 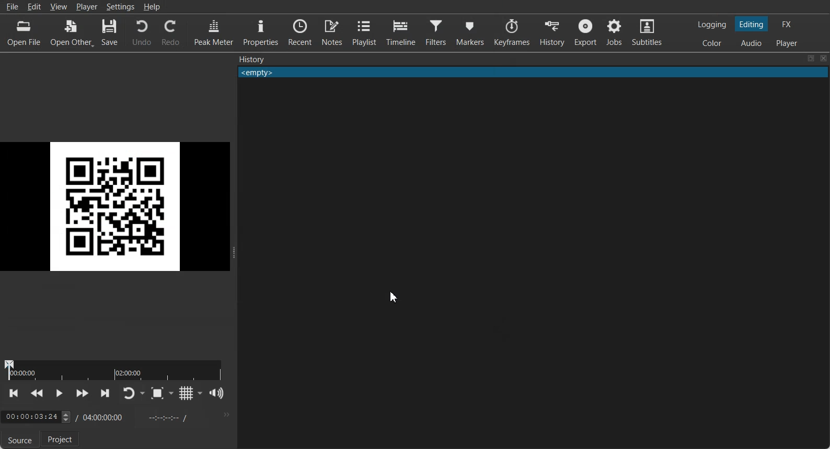 I want to click on Skip to next point, so click(x=106, y=394).